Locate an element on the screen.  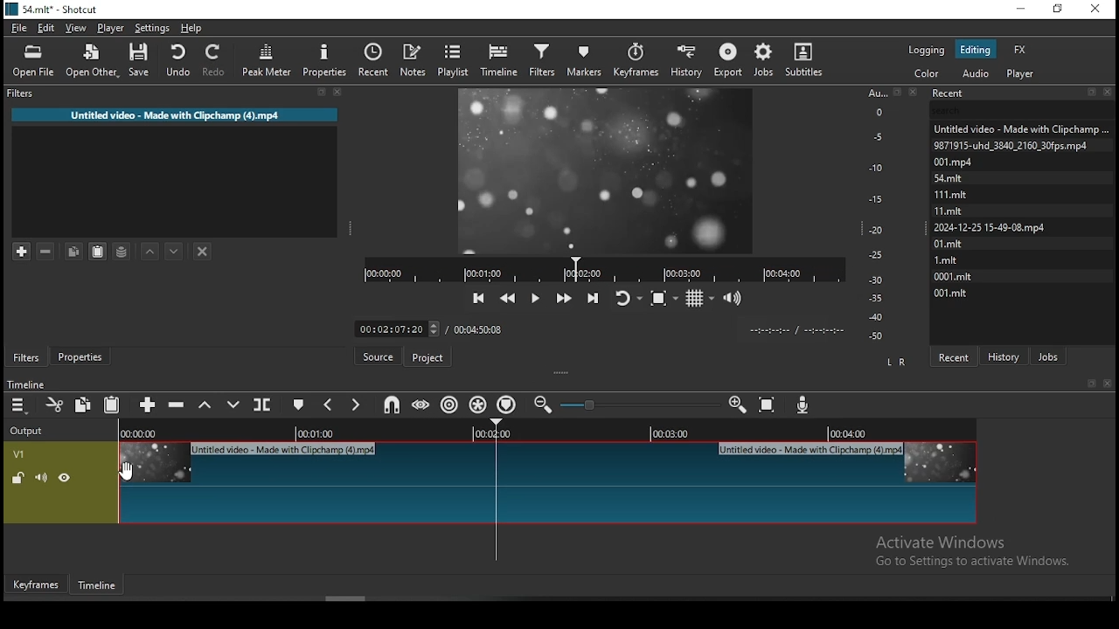
files is located at coordinates (948, 209).